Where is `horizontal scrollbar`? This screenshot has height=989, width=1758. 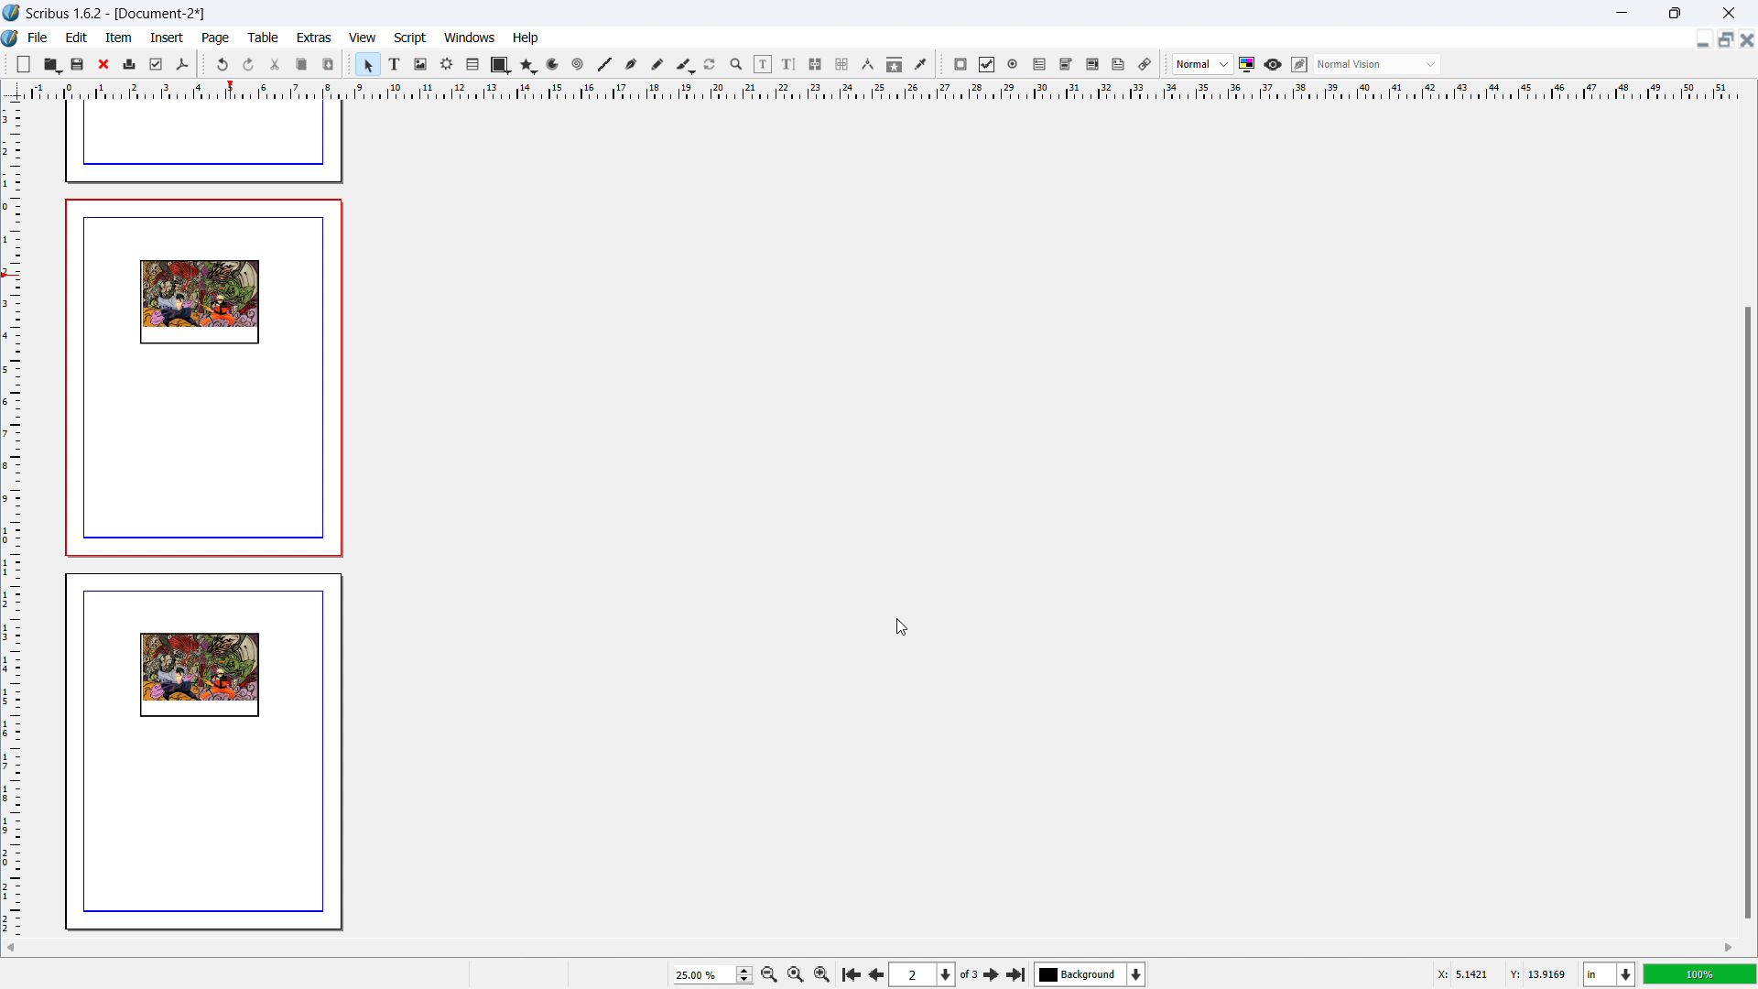
horizontal scrollbar is located at coordinates (700, 947).